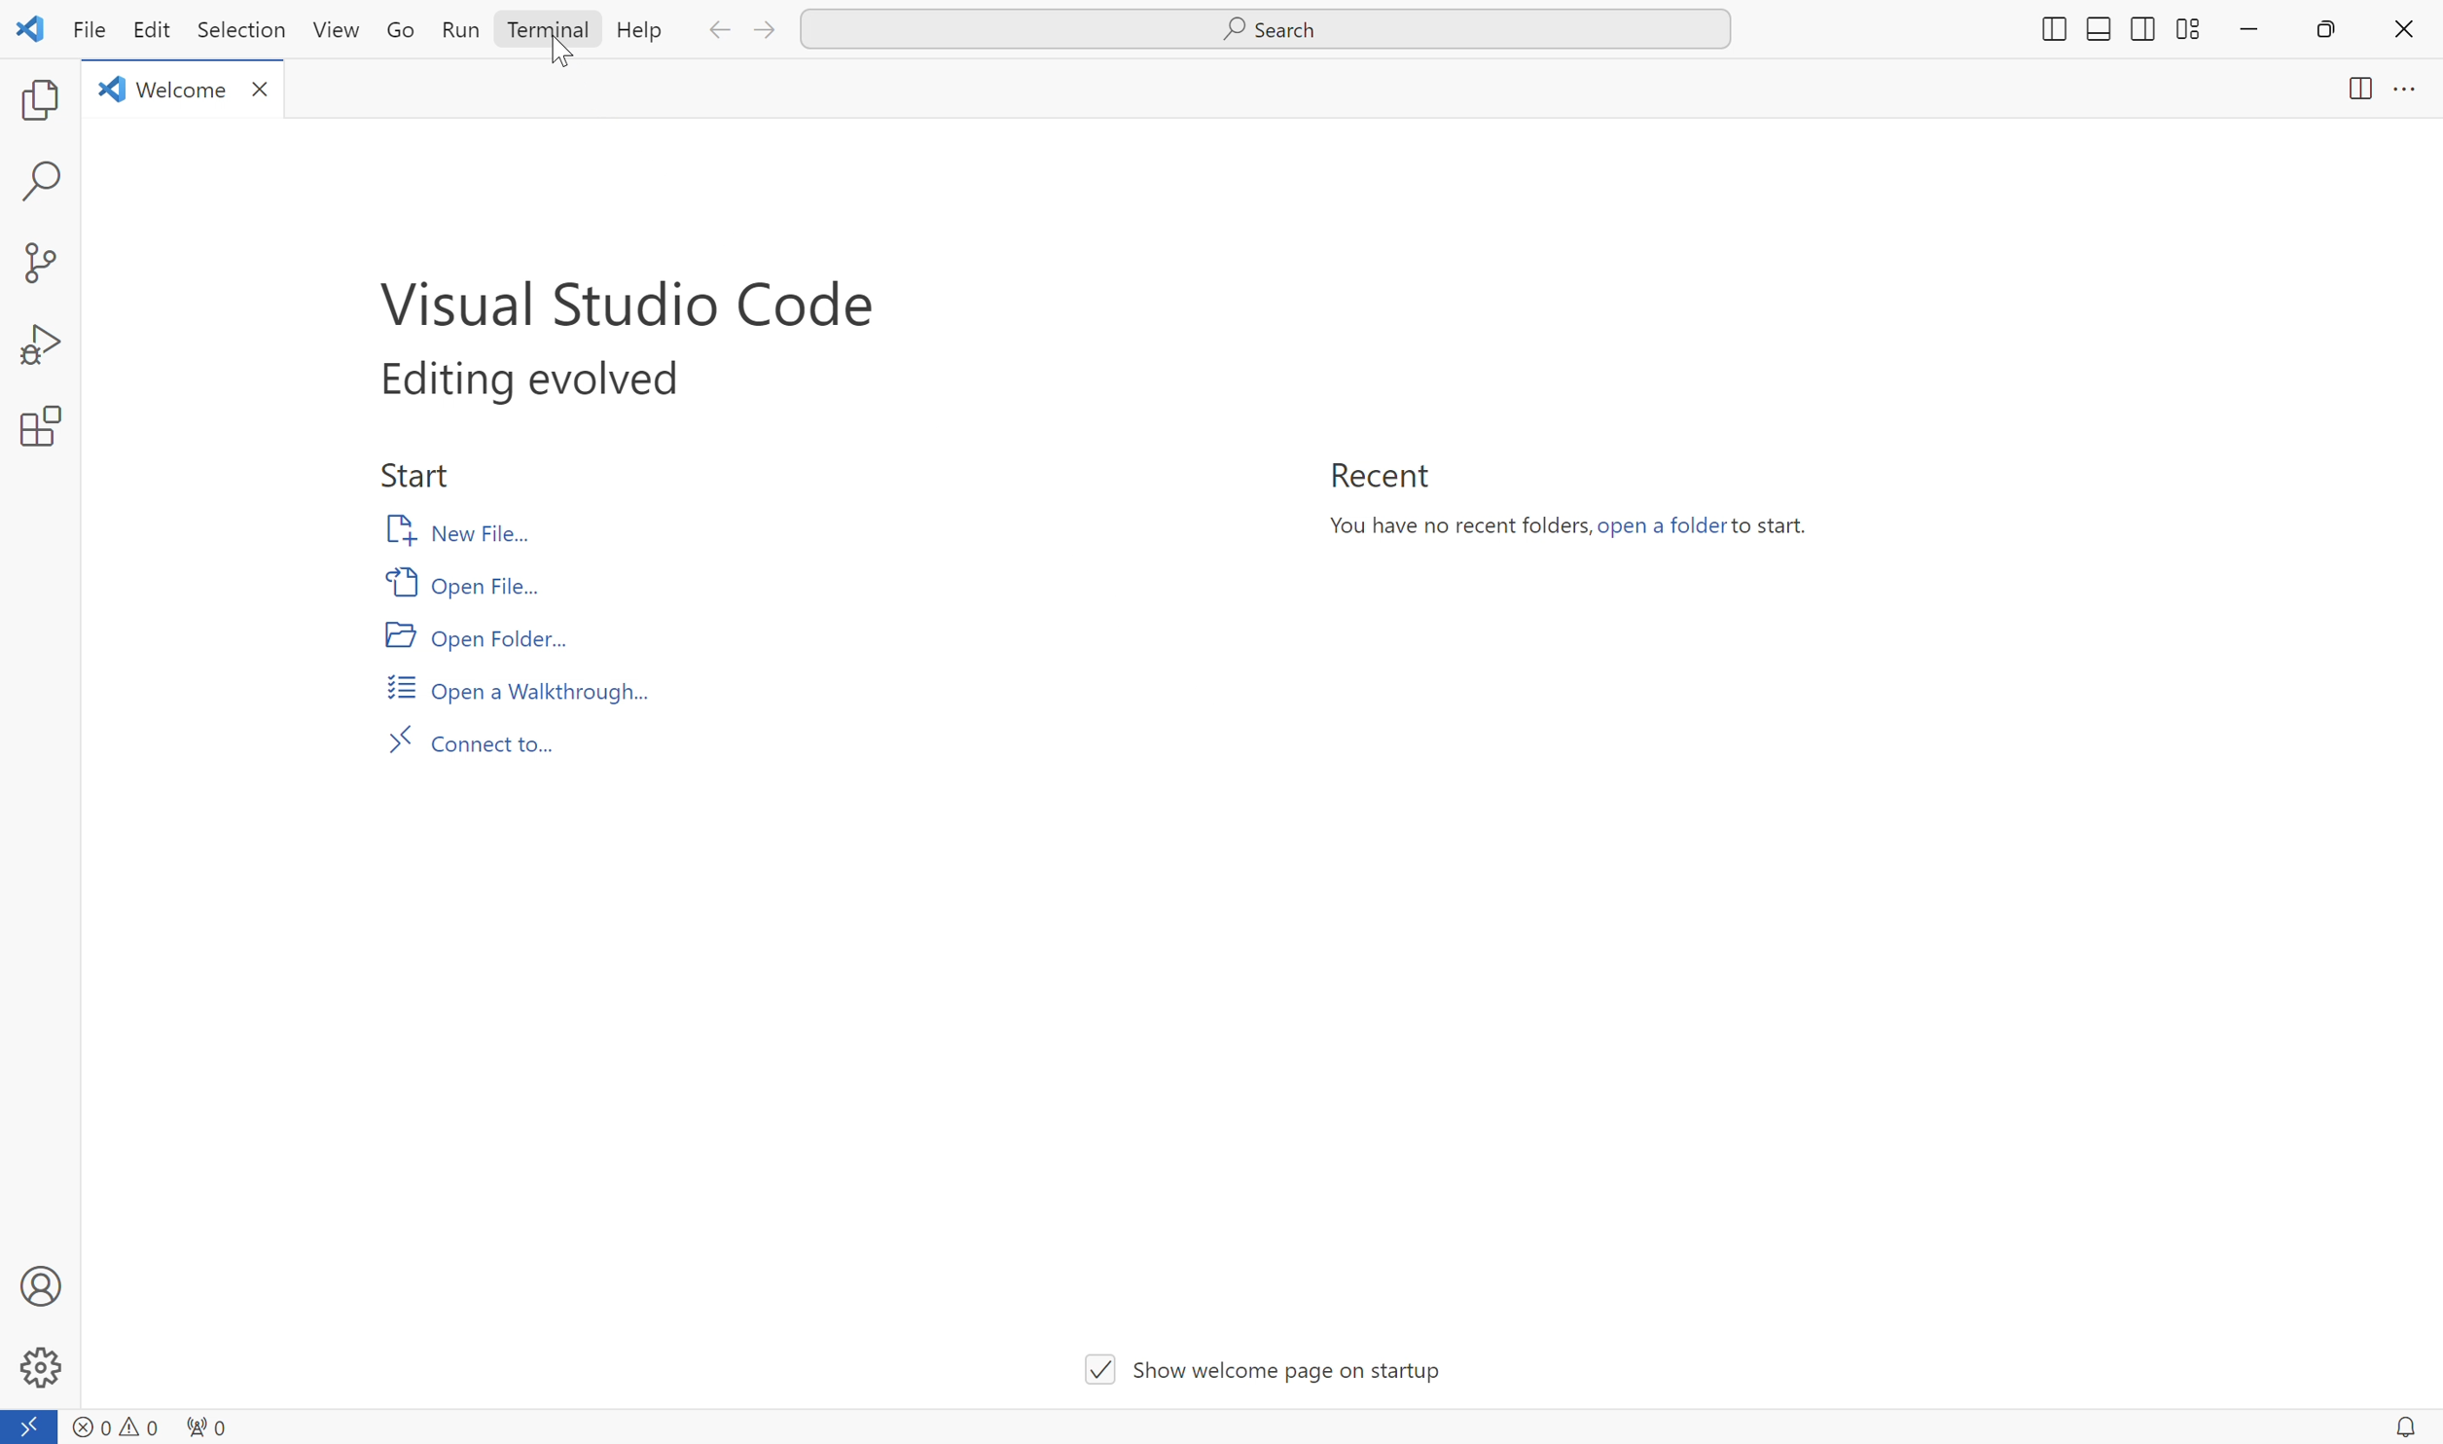  Describe the element at coordinates (1266, 30) in the screenshot. I see `Search` at that location.